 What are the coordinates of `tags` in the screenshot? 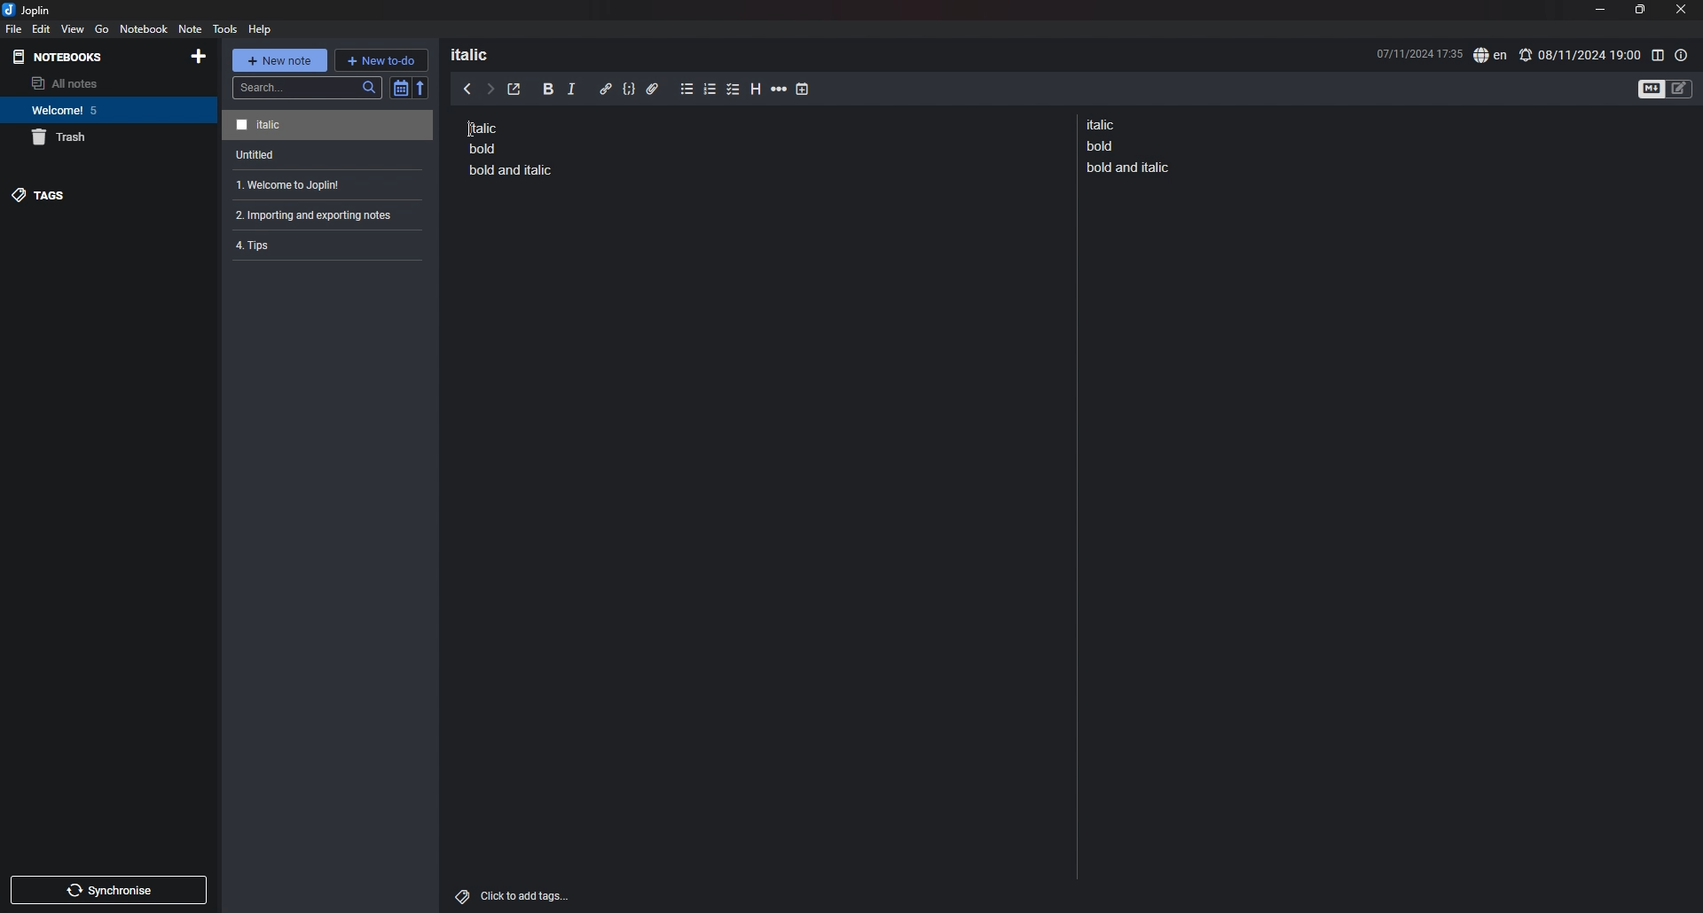 It's located at (107, 195).